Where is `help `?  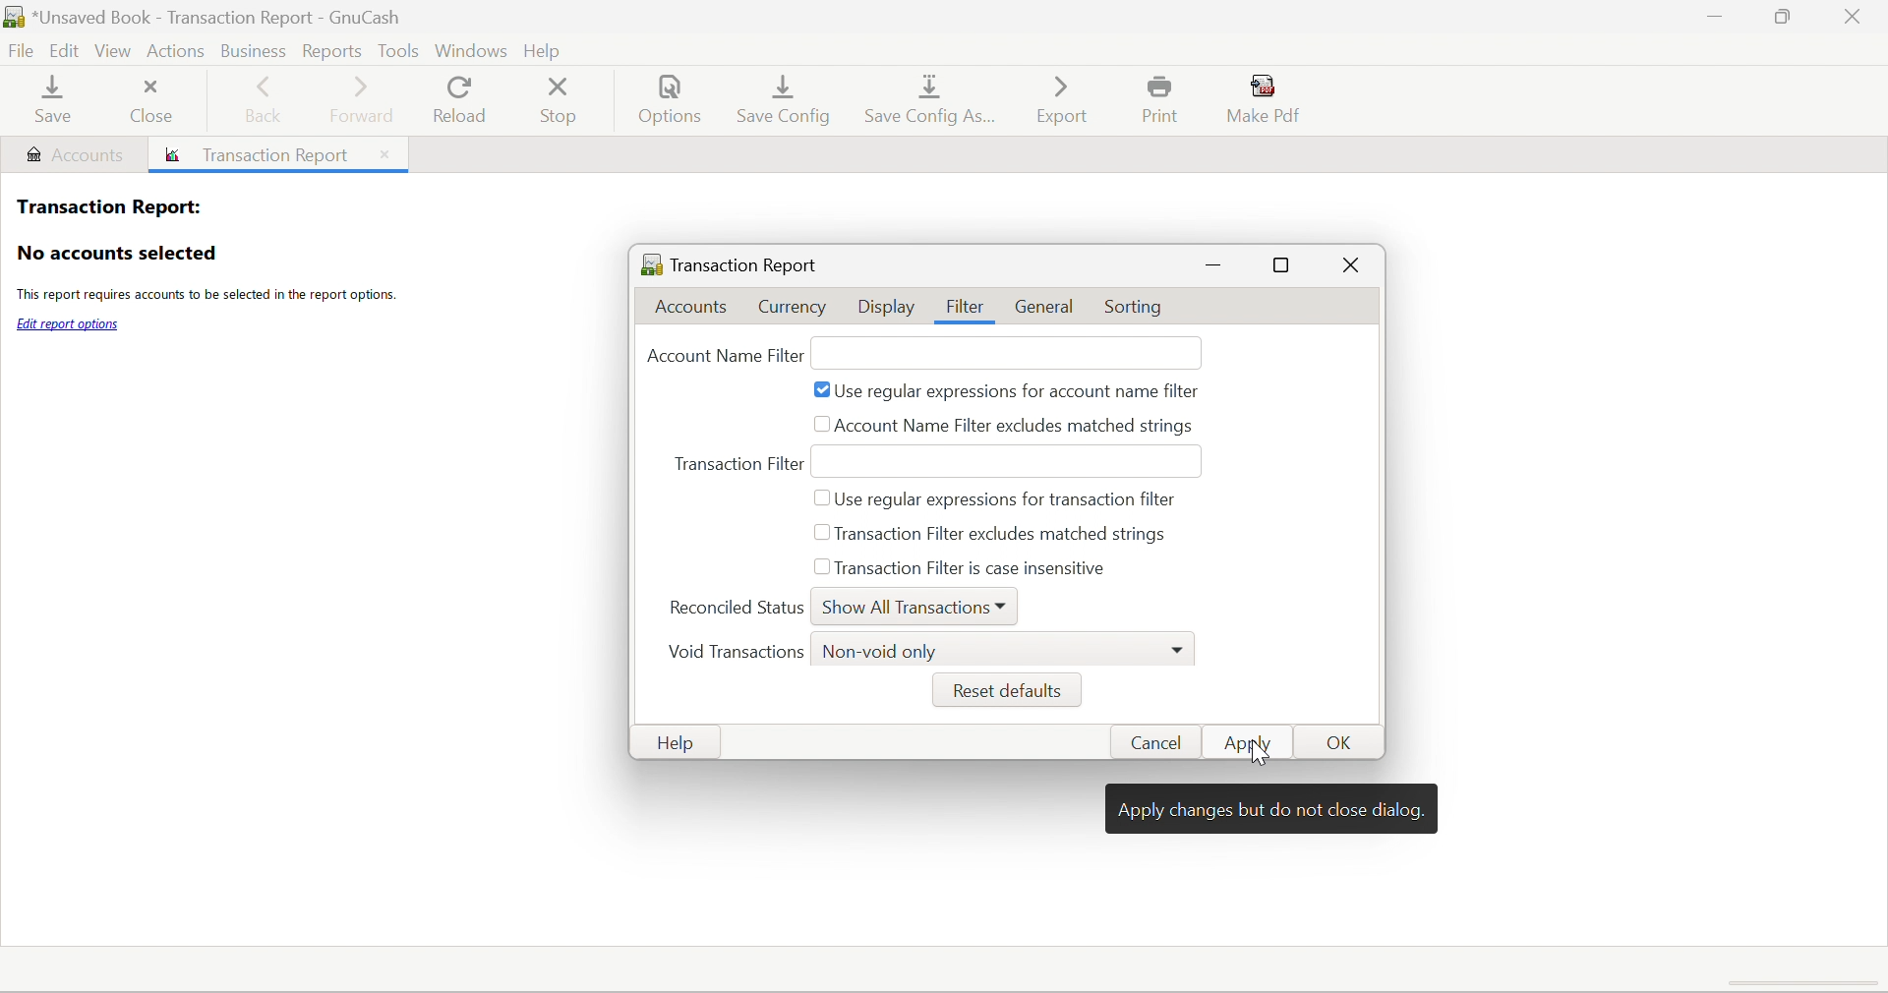
help  is located at coordinates (548, 47).